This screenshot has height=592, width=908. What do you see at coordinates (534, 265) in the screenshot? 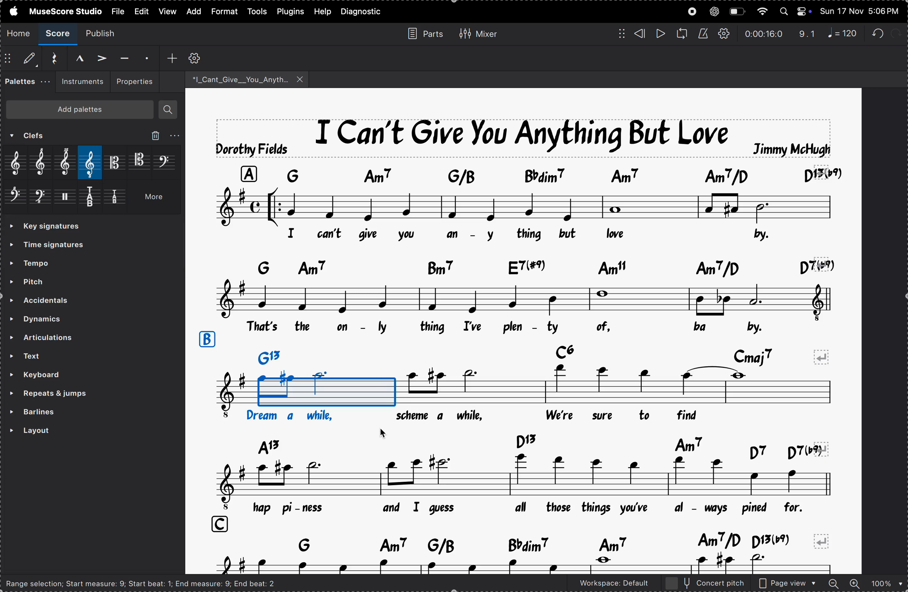
I see `key notes` at bounding box center [534, 265].